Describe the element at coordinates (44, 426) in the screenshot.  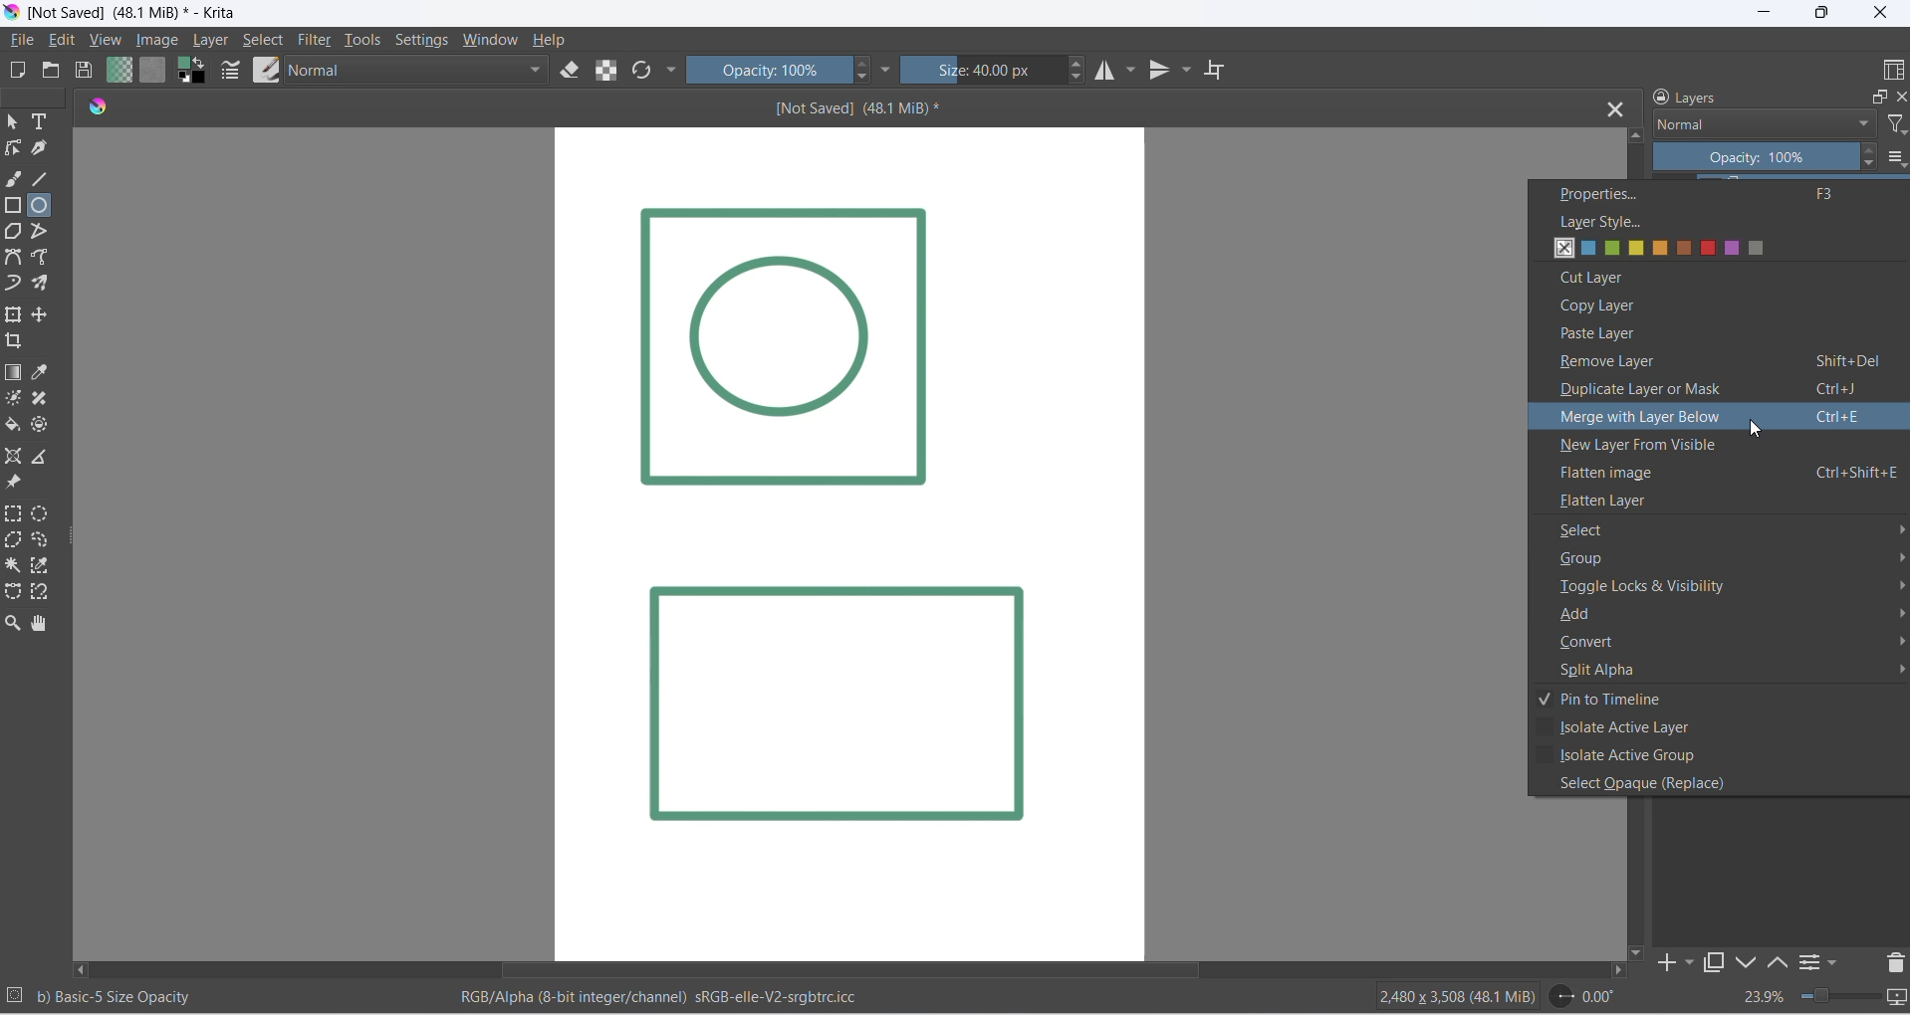
I see `enclose tool` at that location.